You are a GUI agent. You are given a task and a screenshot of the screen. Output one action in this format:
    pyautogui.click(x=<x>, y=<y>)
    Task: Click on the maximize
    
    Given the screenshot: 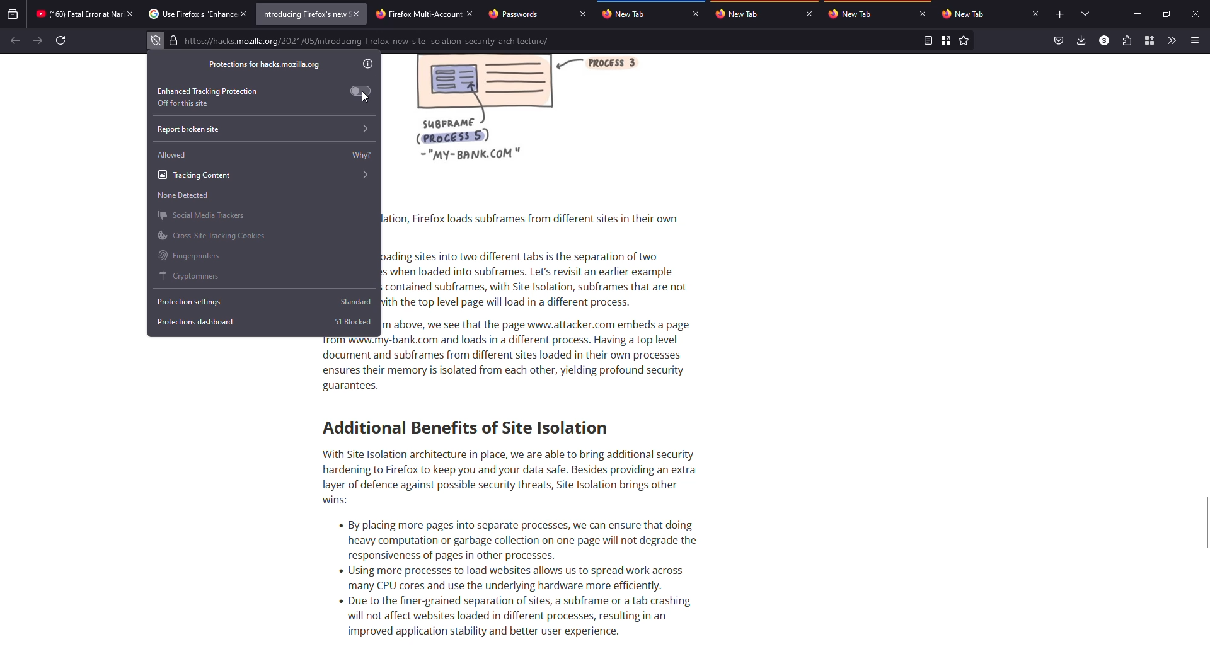 What is the action you would take?
    pyautogui.click(x=1167, y=14)
    